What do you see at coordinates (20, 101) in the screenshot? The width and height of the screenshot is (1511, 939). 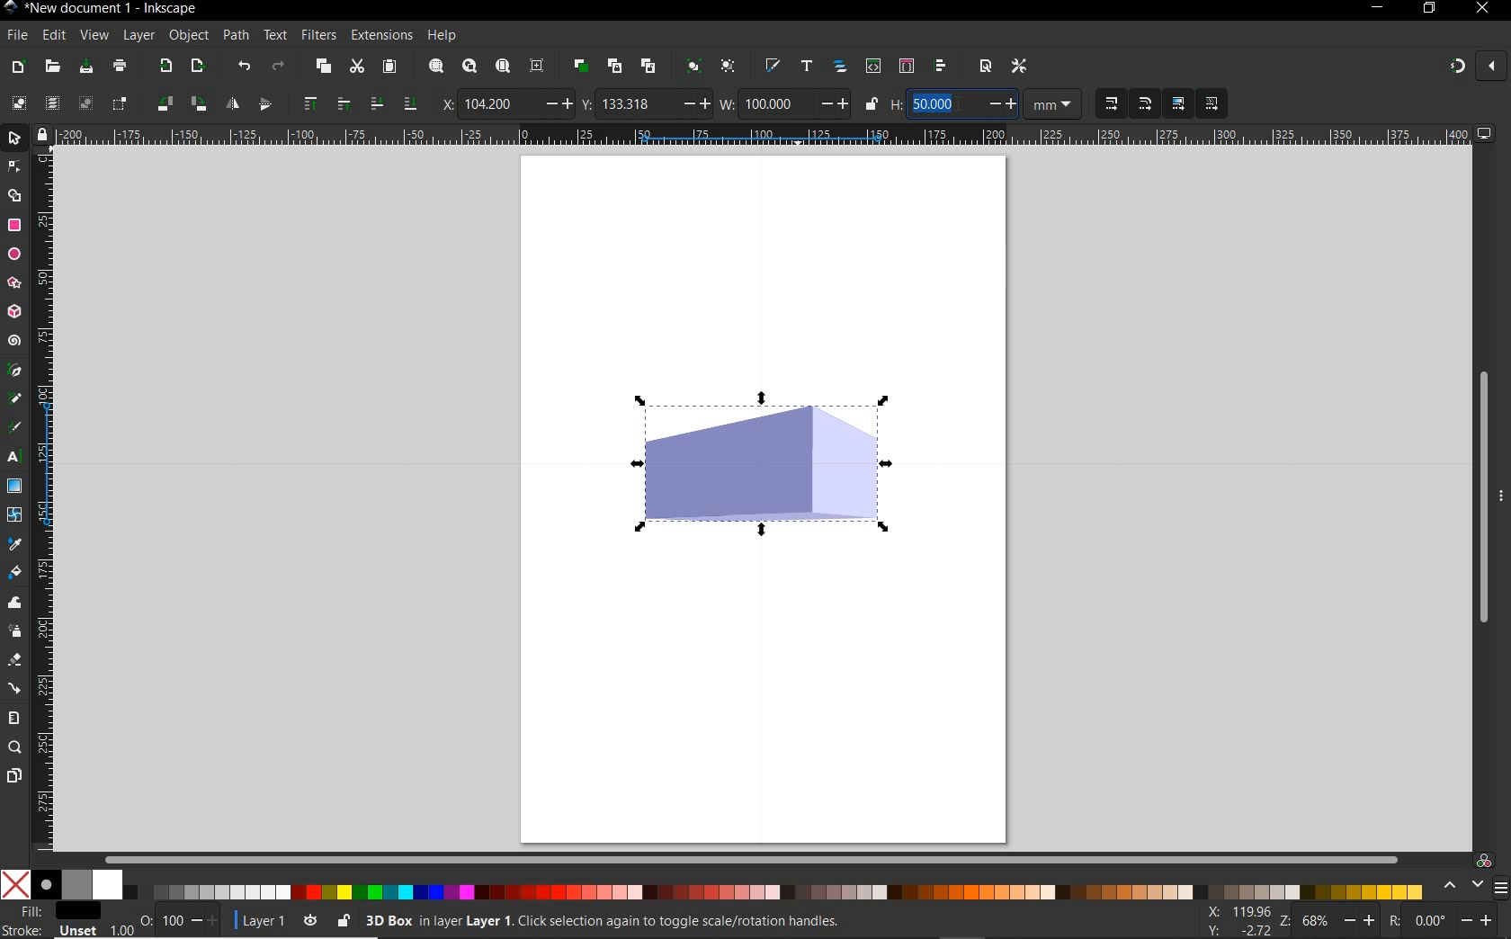 I see `select all` at bounding box center [20, 101].